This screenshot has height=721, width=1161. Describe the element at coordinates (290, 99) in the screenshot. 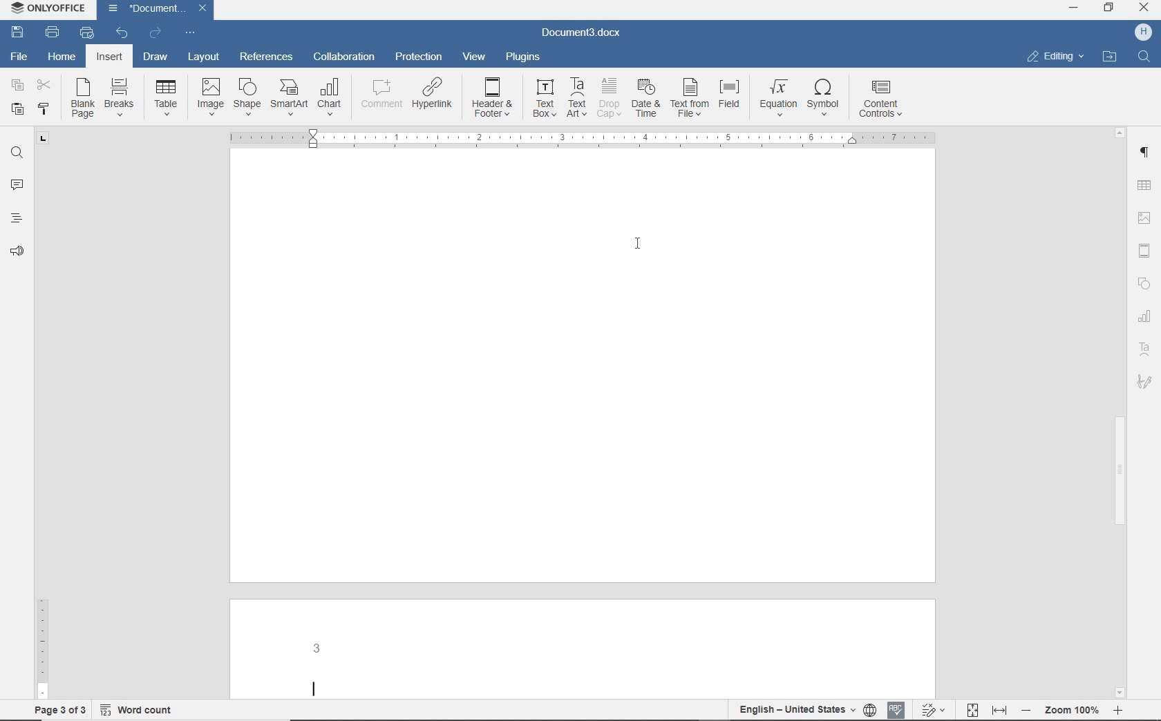

I see `SMARTART` at that location.